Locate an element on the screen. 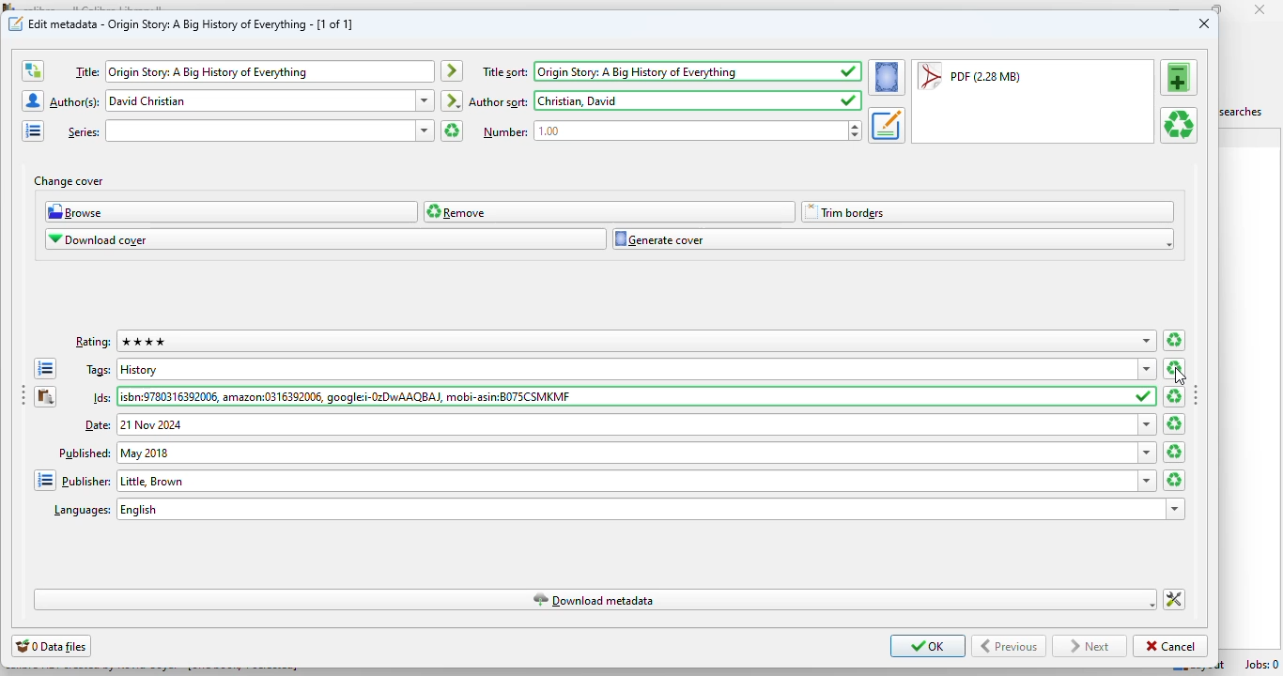 Image resolution: width=1283 pixels, height=676 pixels. increase or decrease numbers is located at coordinates (855, 130).